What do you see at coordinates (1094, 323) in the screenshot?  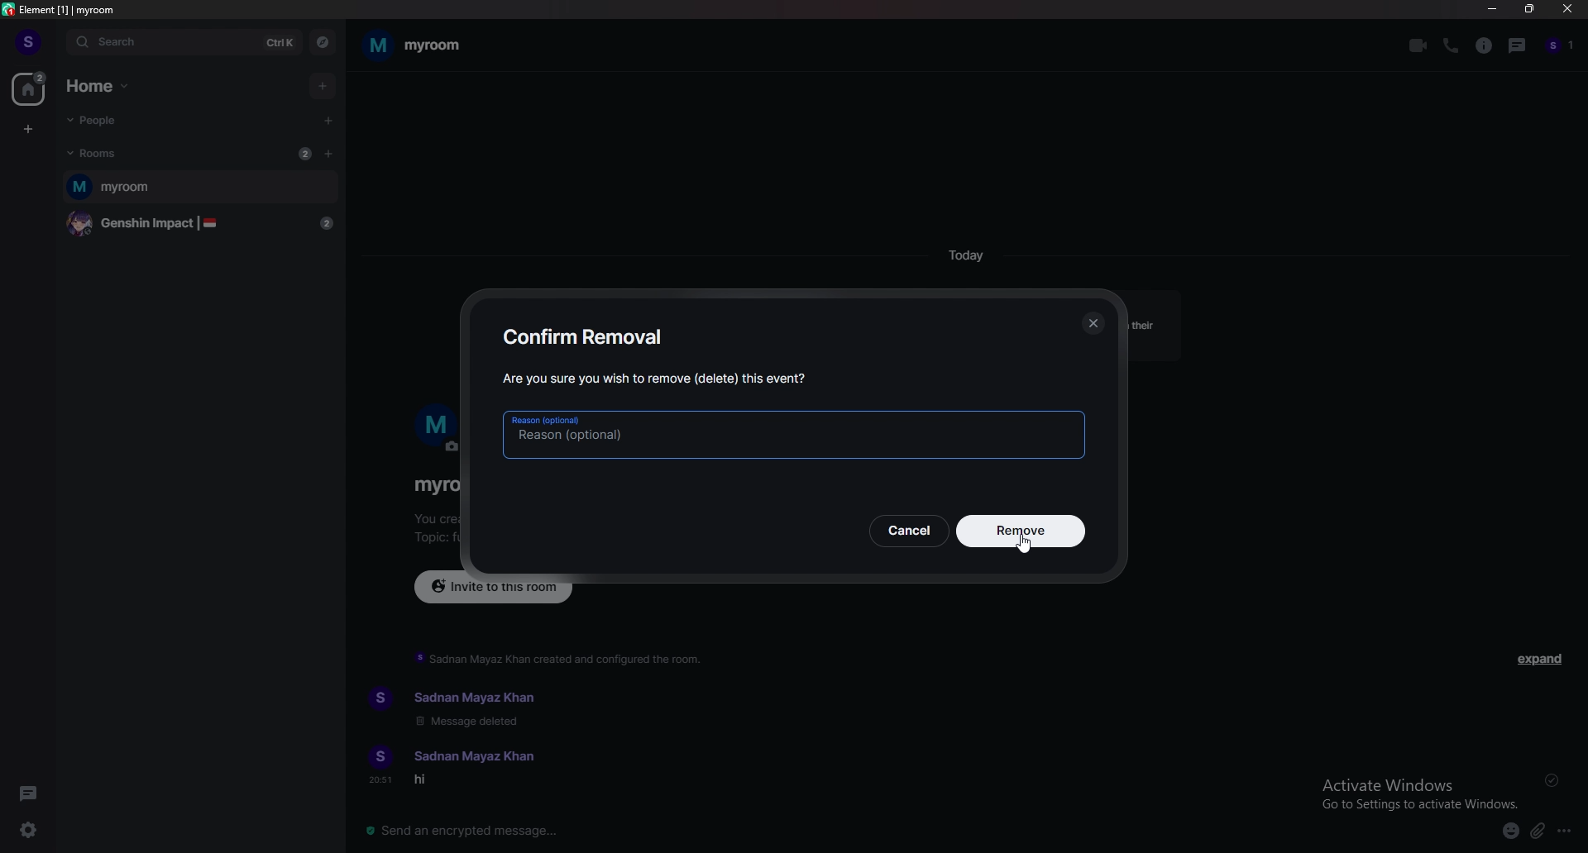 I see `close` at bounding box center [1094, 323].